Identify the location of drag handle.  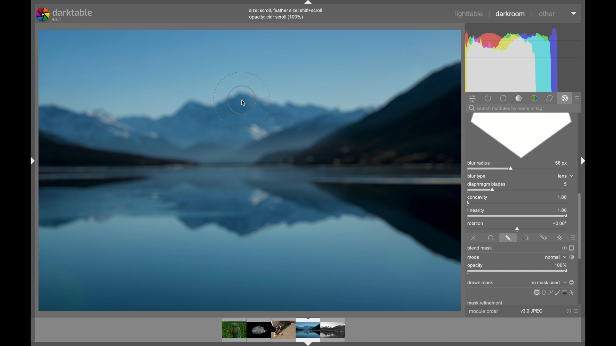
(32, 161).